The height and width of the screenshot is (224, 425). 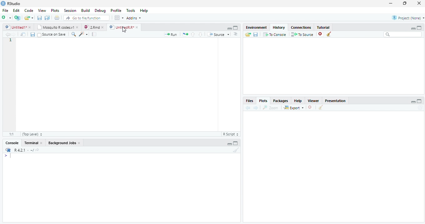 I want to click on Run, so click(x=172, y=35).